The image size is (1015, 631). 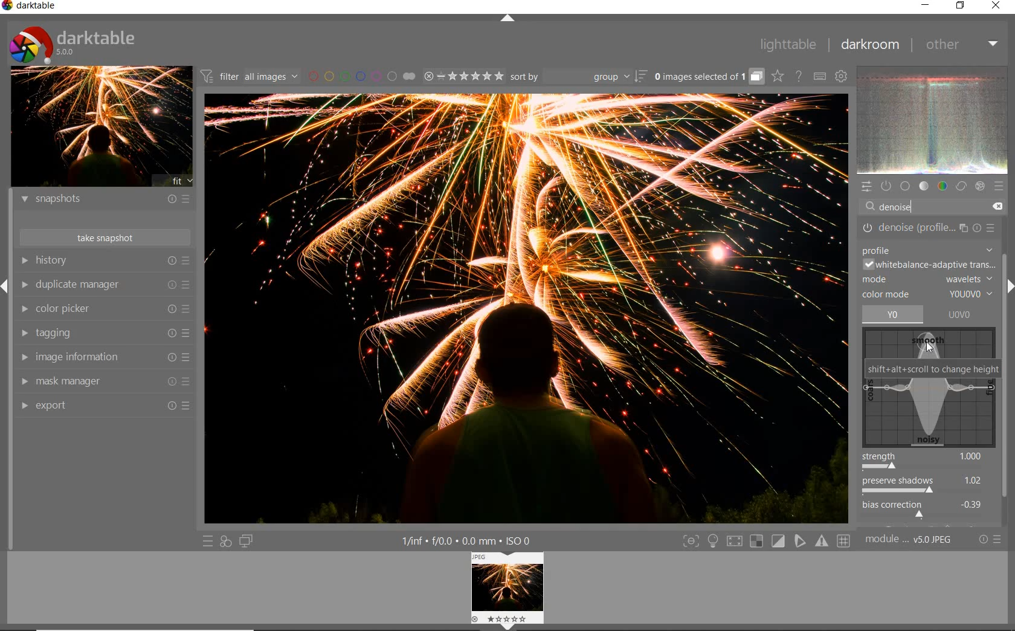 What do you see at coordinates (999, 207) in the screenshot?
I see `DELETE` at bounding box center [999, 207].